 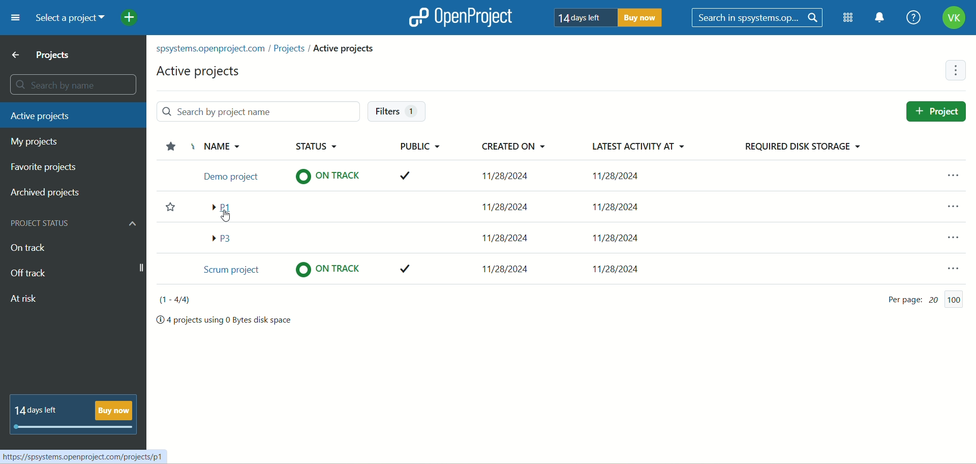 What do you see at coordinates (169, 145) in the screenshot?
I see `favorites` at bounding box center [169, 145].